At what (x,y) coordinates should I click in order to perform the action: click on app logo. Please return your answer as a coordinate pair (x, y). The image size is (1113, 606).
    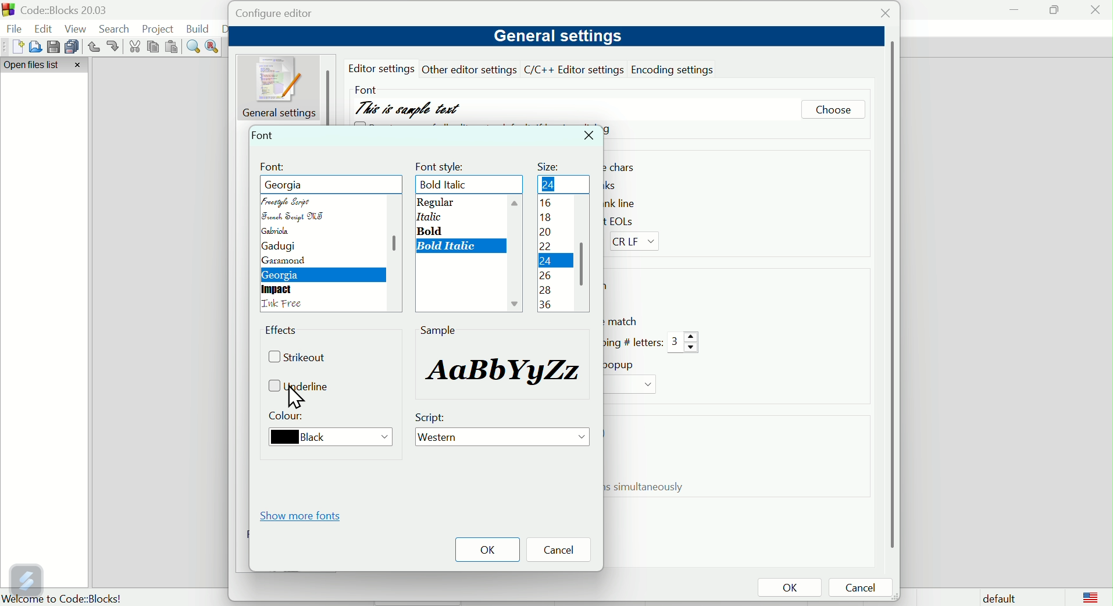
    Looking at the image, I should click on (7, 10).